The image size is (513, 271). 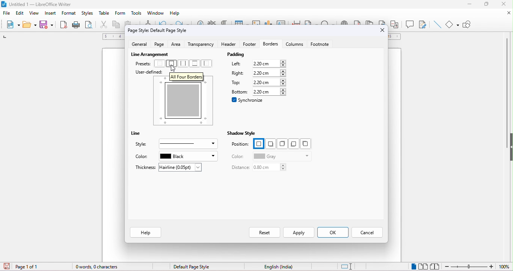 What do you see at coordinates (252, 55) in the screenshot?
I see `padding` at bounding box center [252, 55].